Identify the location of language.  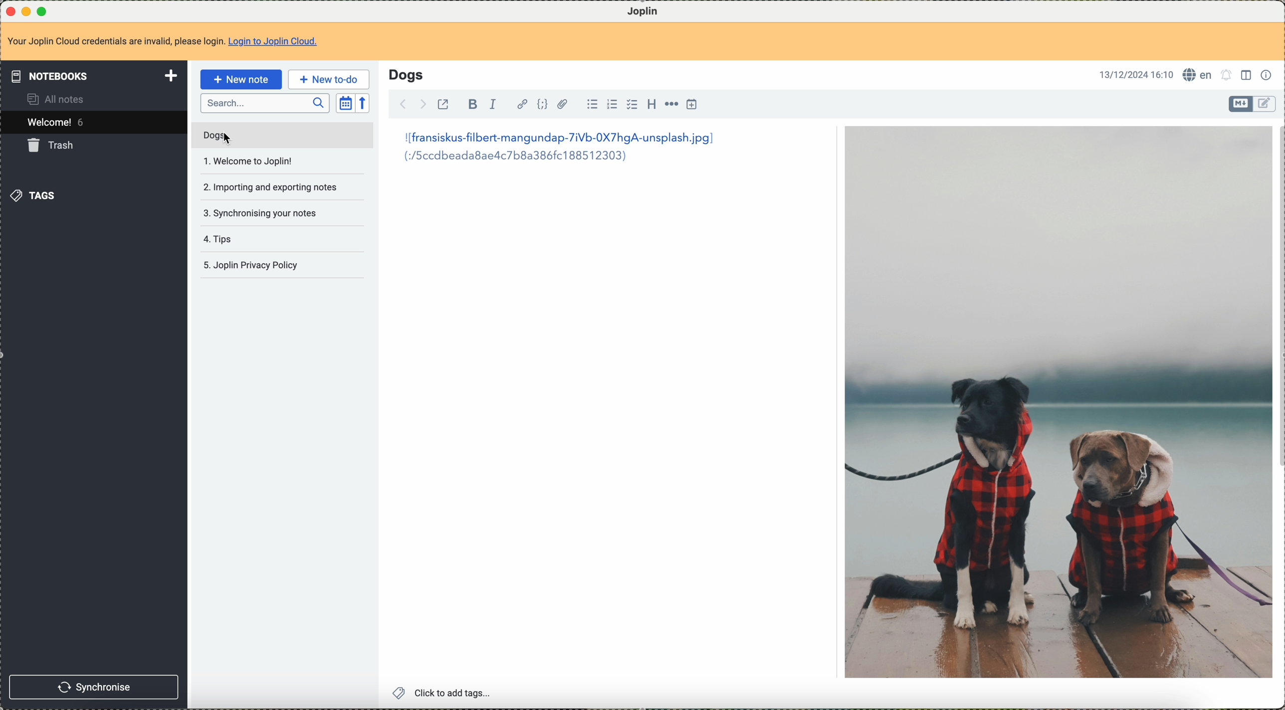
(1198, 75).